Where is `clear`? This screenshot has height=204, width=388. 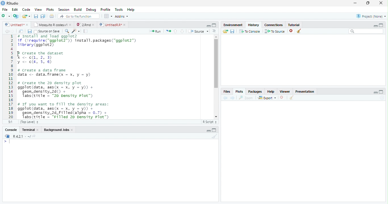
clear is located at coordinates (291, 98).